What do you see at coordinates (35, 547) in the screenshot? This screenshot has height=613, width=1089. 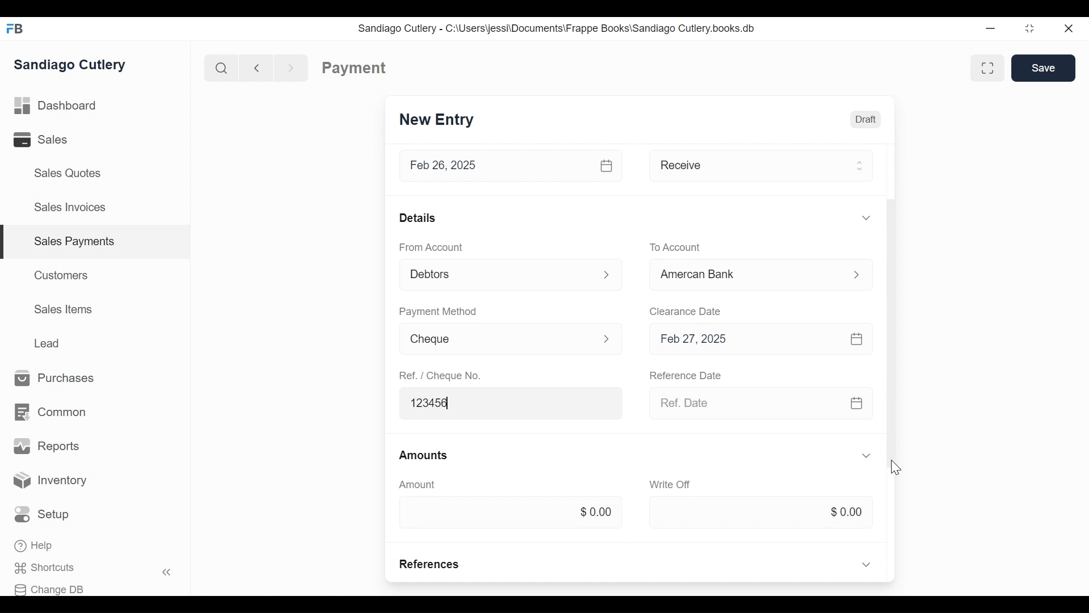 I see `Help` at bounding box center [35, 547].